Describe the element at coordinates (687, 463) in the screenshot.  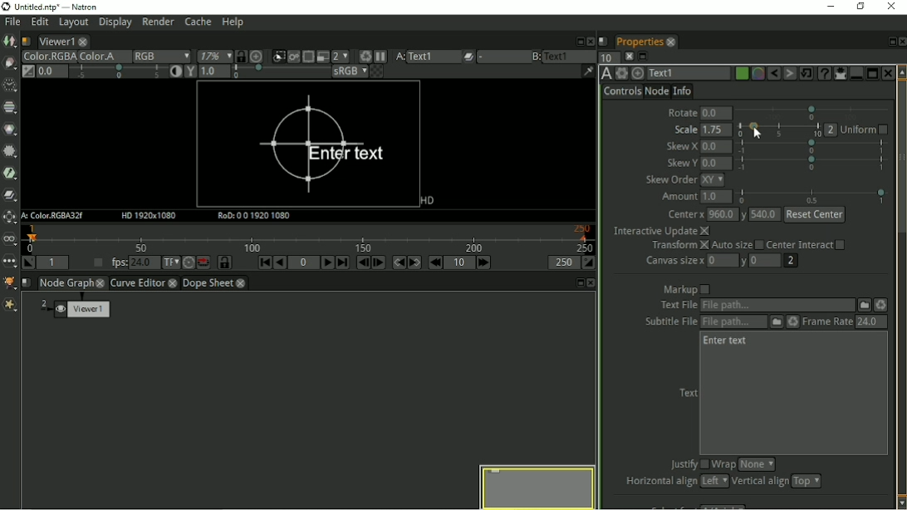
I see `Justify` at that location.